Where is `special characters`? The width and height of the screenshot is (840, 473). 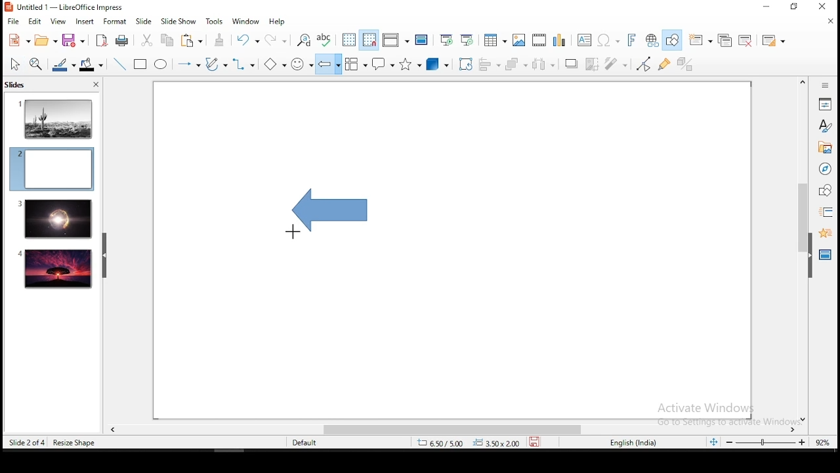
special characters is located at coordinates (606, 41).